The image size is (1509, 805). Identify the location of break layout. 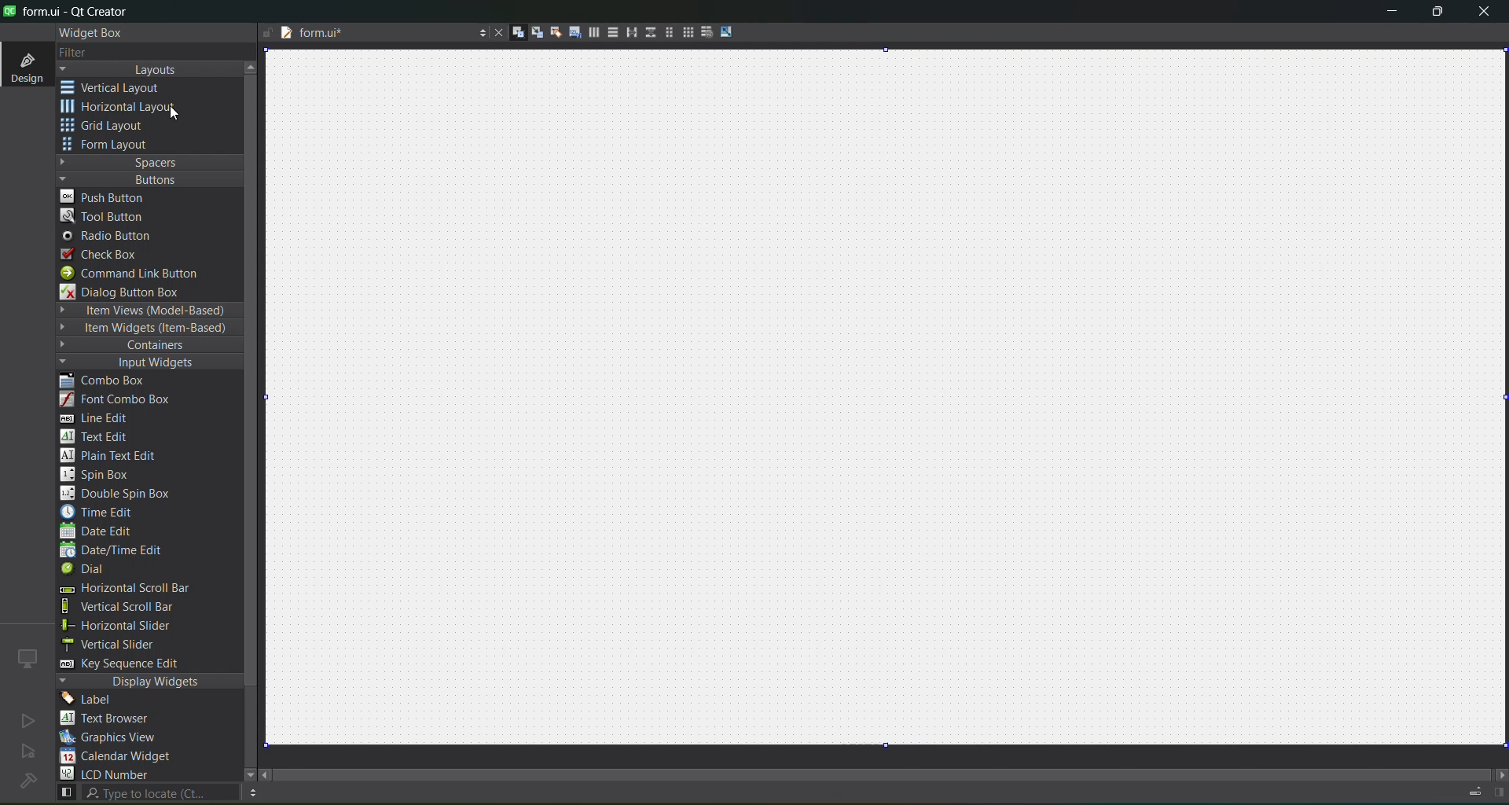
(703, 33).